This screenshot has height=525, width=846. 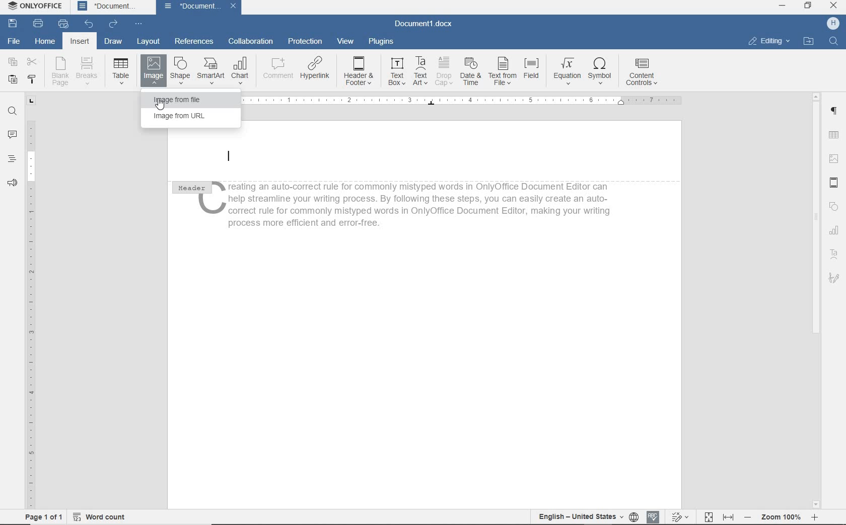 I want to click on DOCUMENT NAME, so click(x=199, y=7).